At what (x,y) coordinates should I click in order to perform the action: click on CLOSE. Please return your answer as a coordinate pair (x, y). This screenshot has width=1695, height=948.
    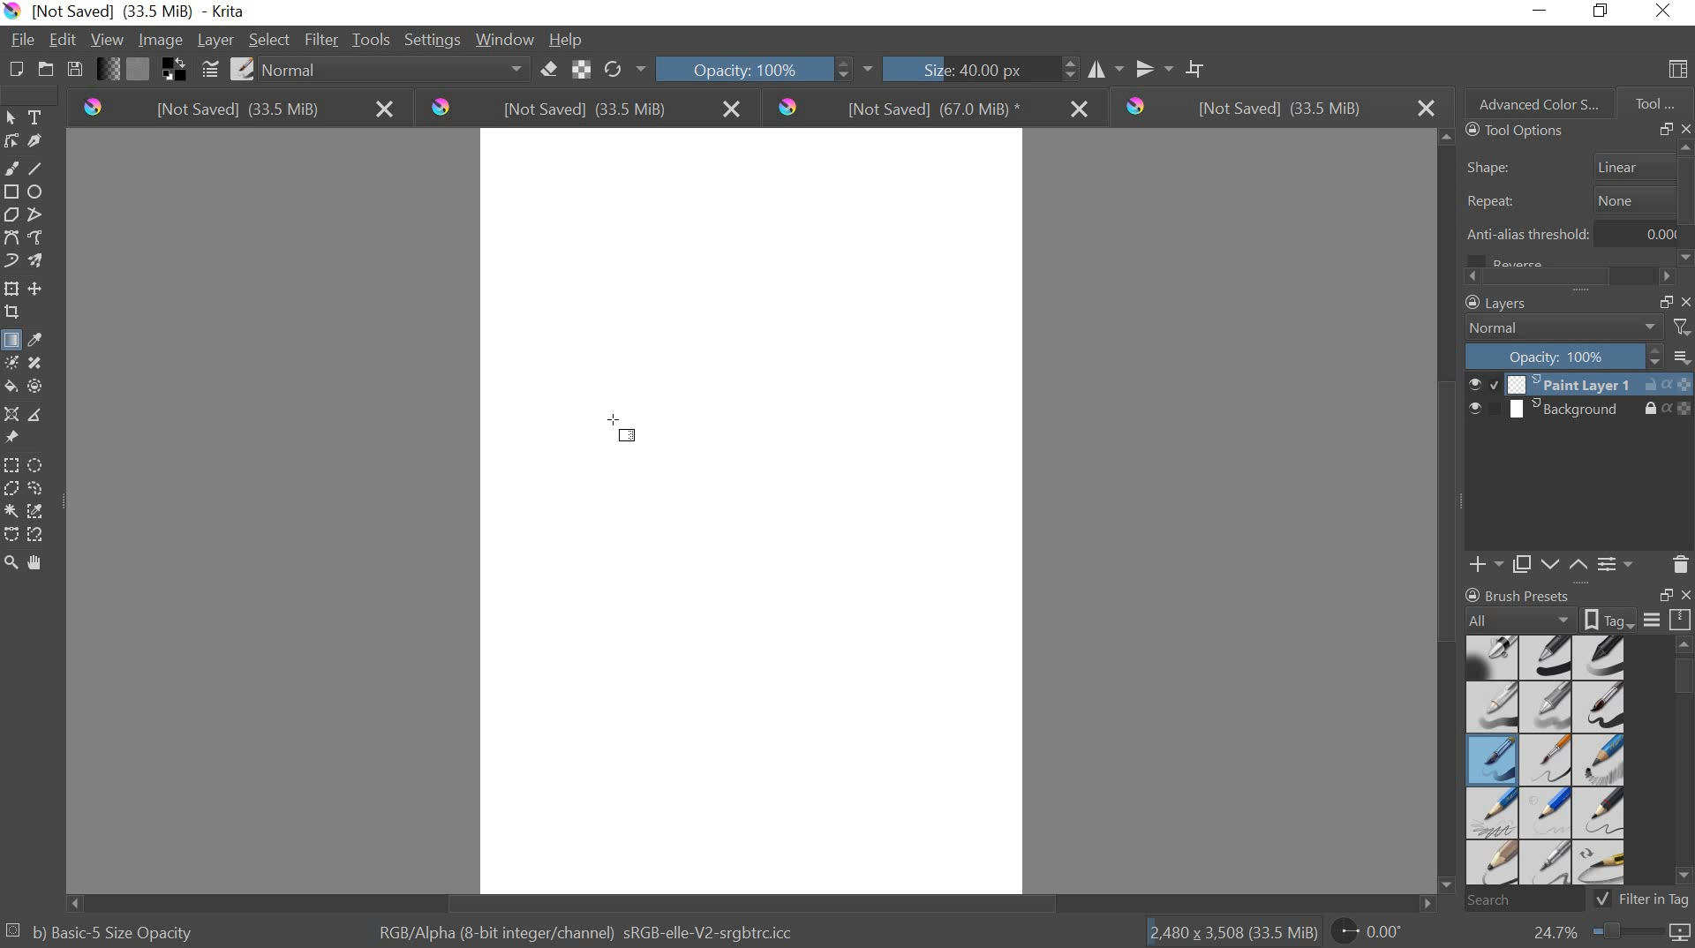
    Looking at the image, I should click on (1684, 300).